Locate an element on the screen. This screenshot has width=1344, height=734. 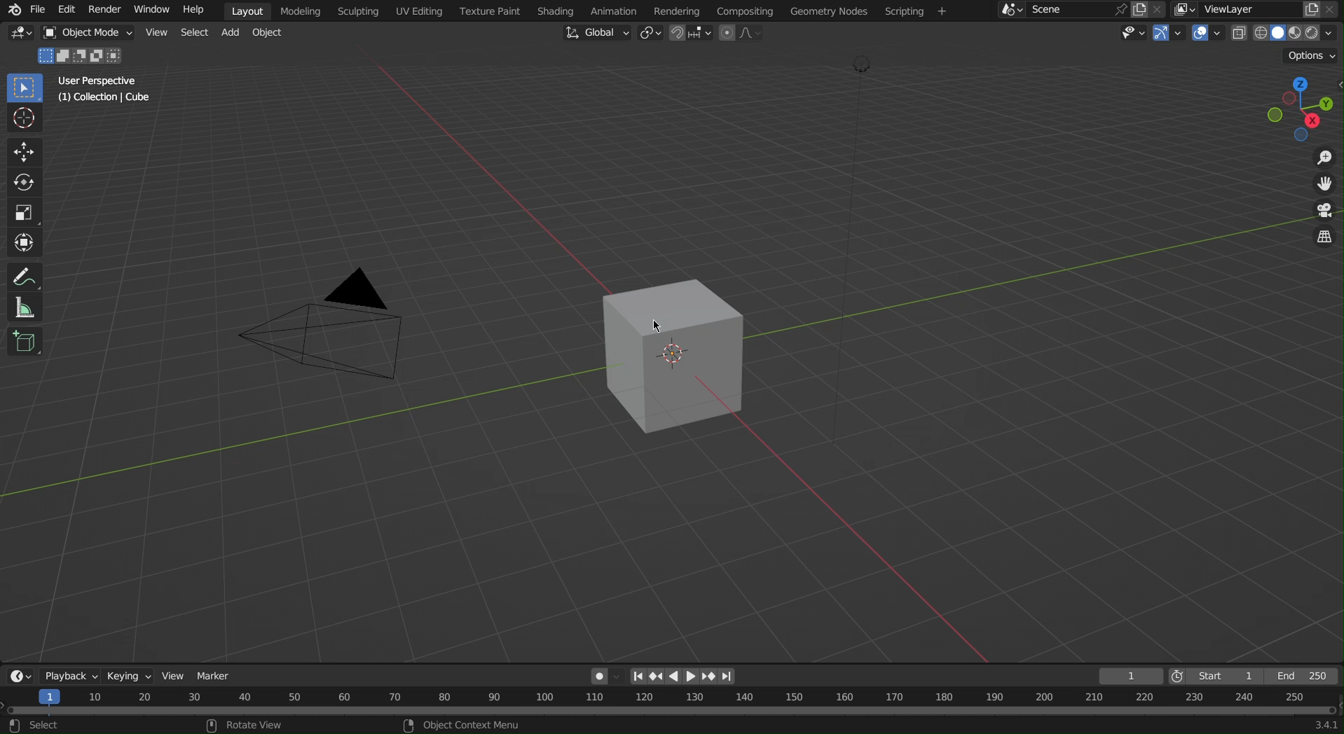
Move is located at coordinates (22, 151).